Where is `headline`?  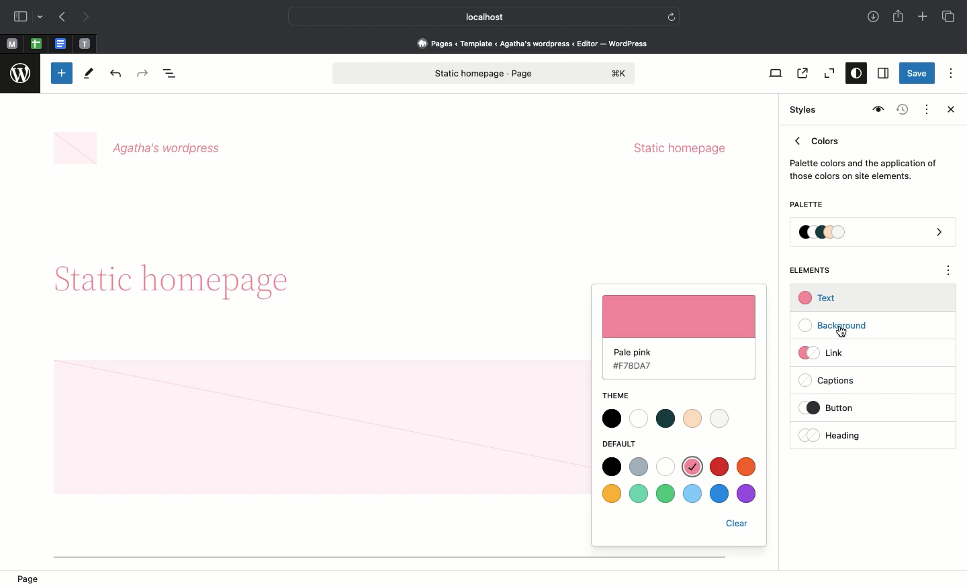 headline is located at coordinates (191, 282).